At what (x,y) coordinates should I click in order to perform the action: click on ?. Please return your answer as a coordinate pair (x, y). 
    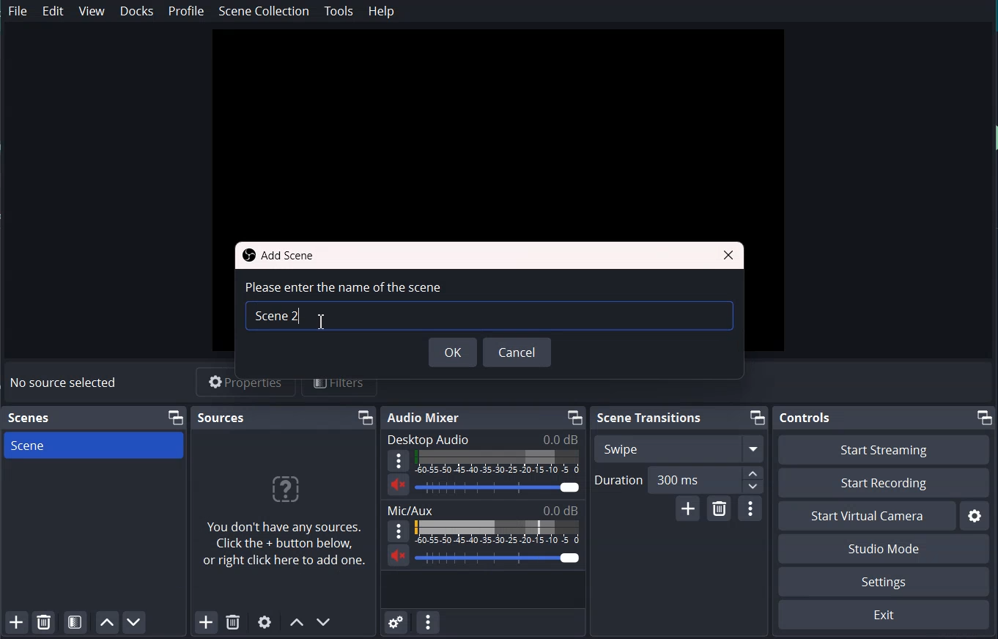
    Looking at the image, I should click on (284, 492).